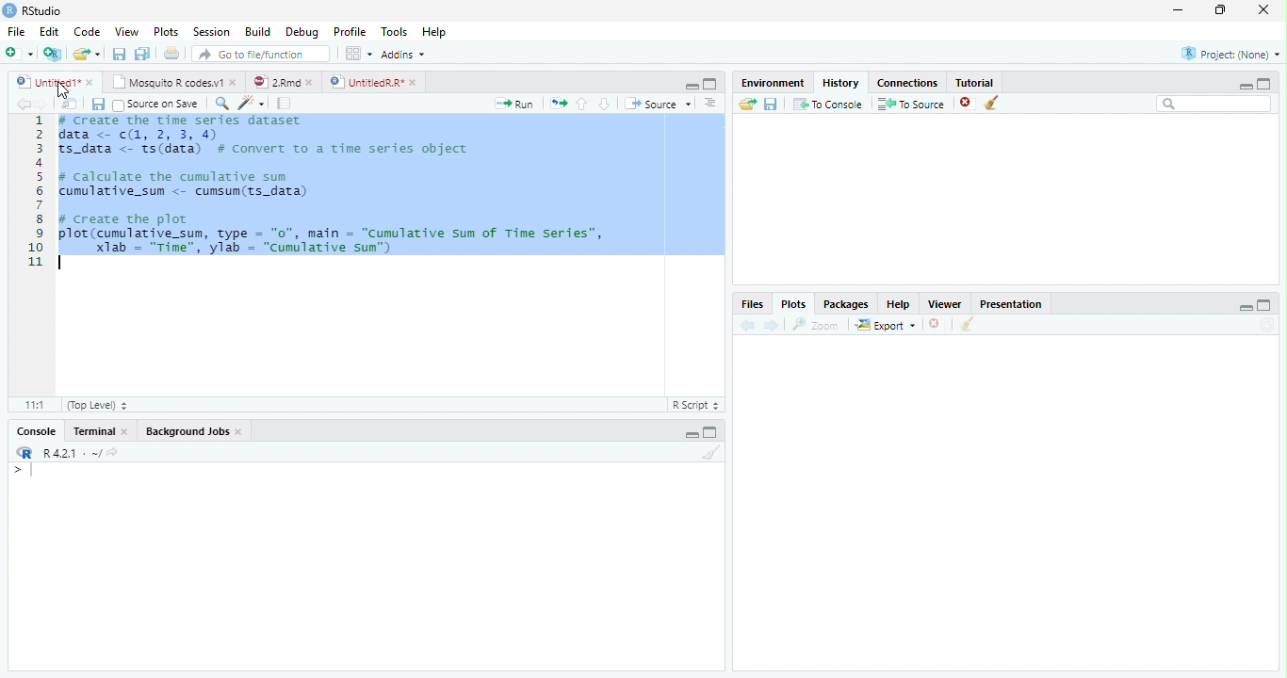  What do you see at coordinates (976, 81) in the screenshot?
I see `Tutorial` at bounding box center [976, 81].